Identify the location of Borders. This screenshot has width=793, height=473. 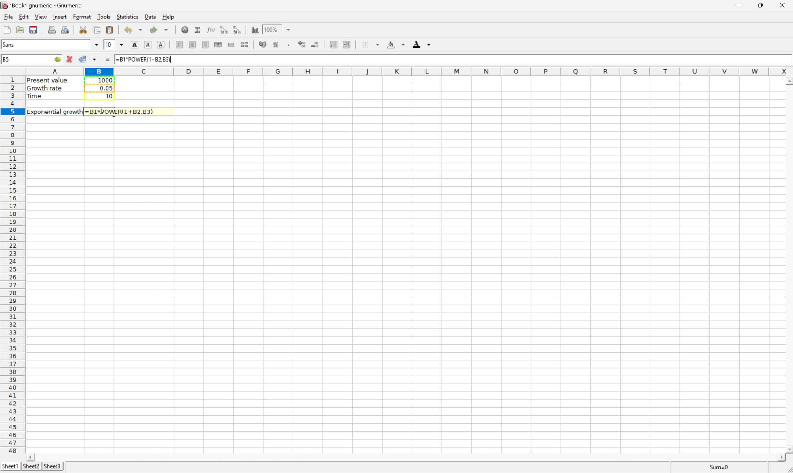
(369, 45).